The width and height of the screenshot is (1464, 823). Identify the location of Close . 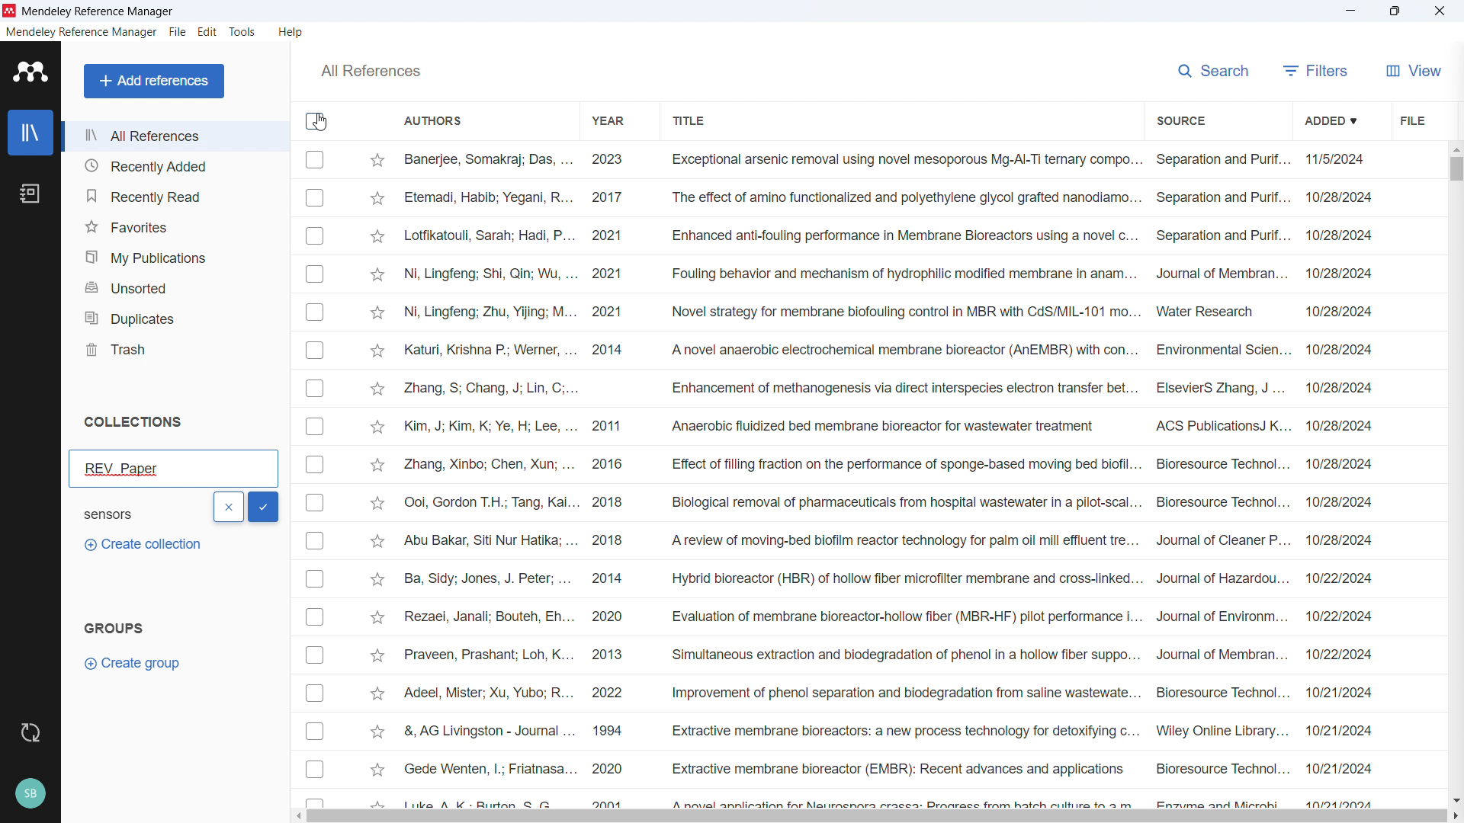
(1440, 11).